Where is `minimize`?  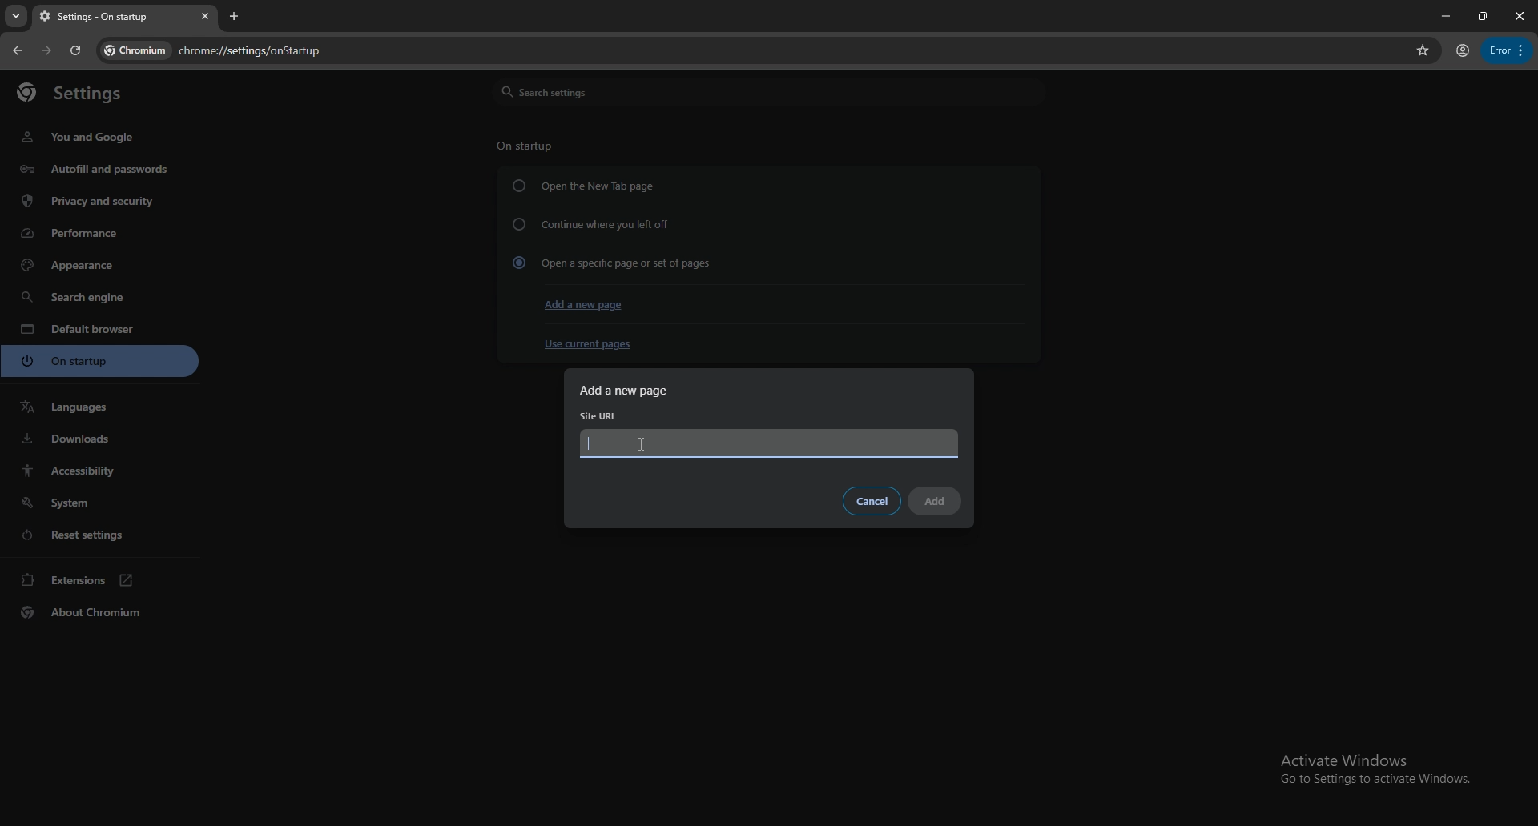 minimize is located at coordinates (1442, 16).